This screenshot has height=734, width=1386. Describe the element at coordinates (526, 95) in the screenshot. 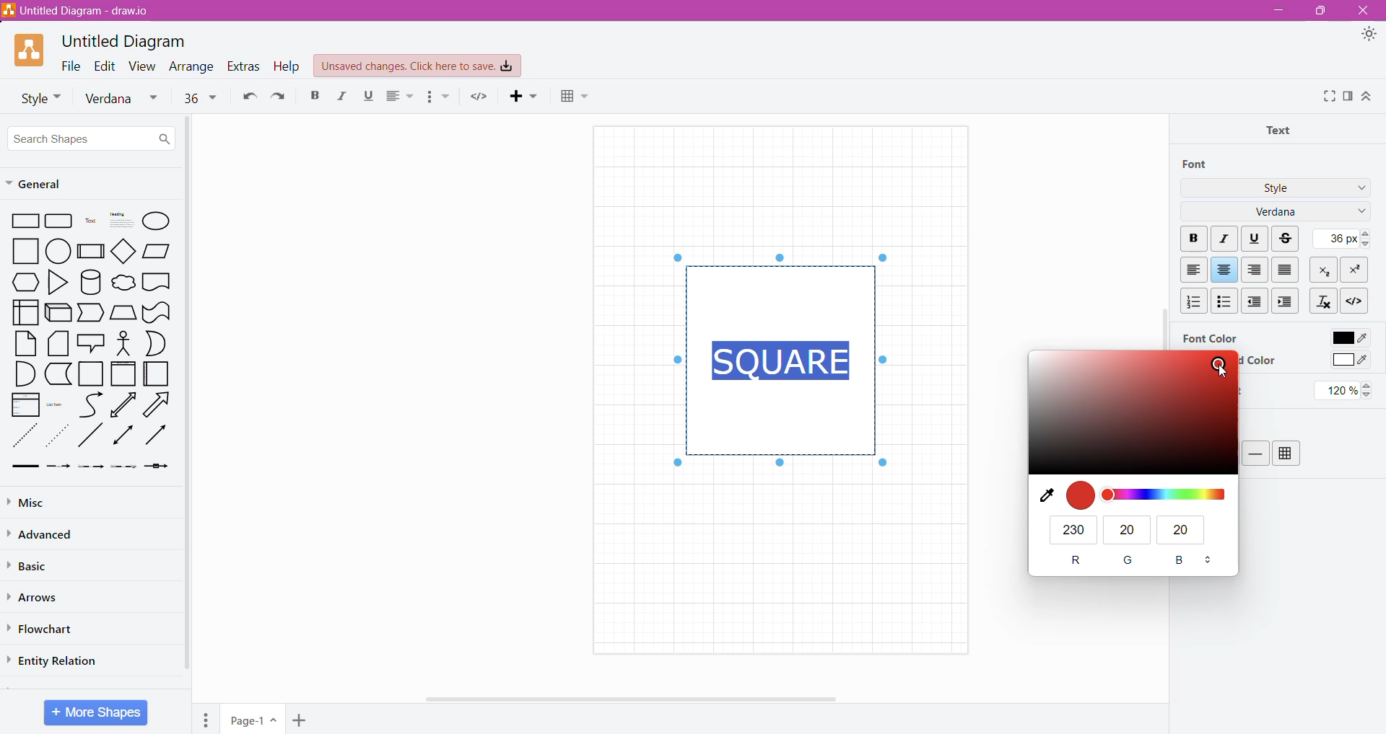

I see `Insert` at that location.